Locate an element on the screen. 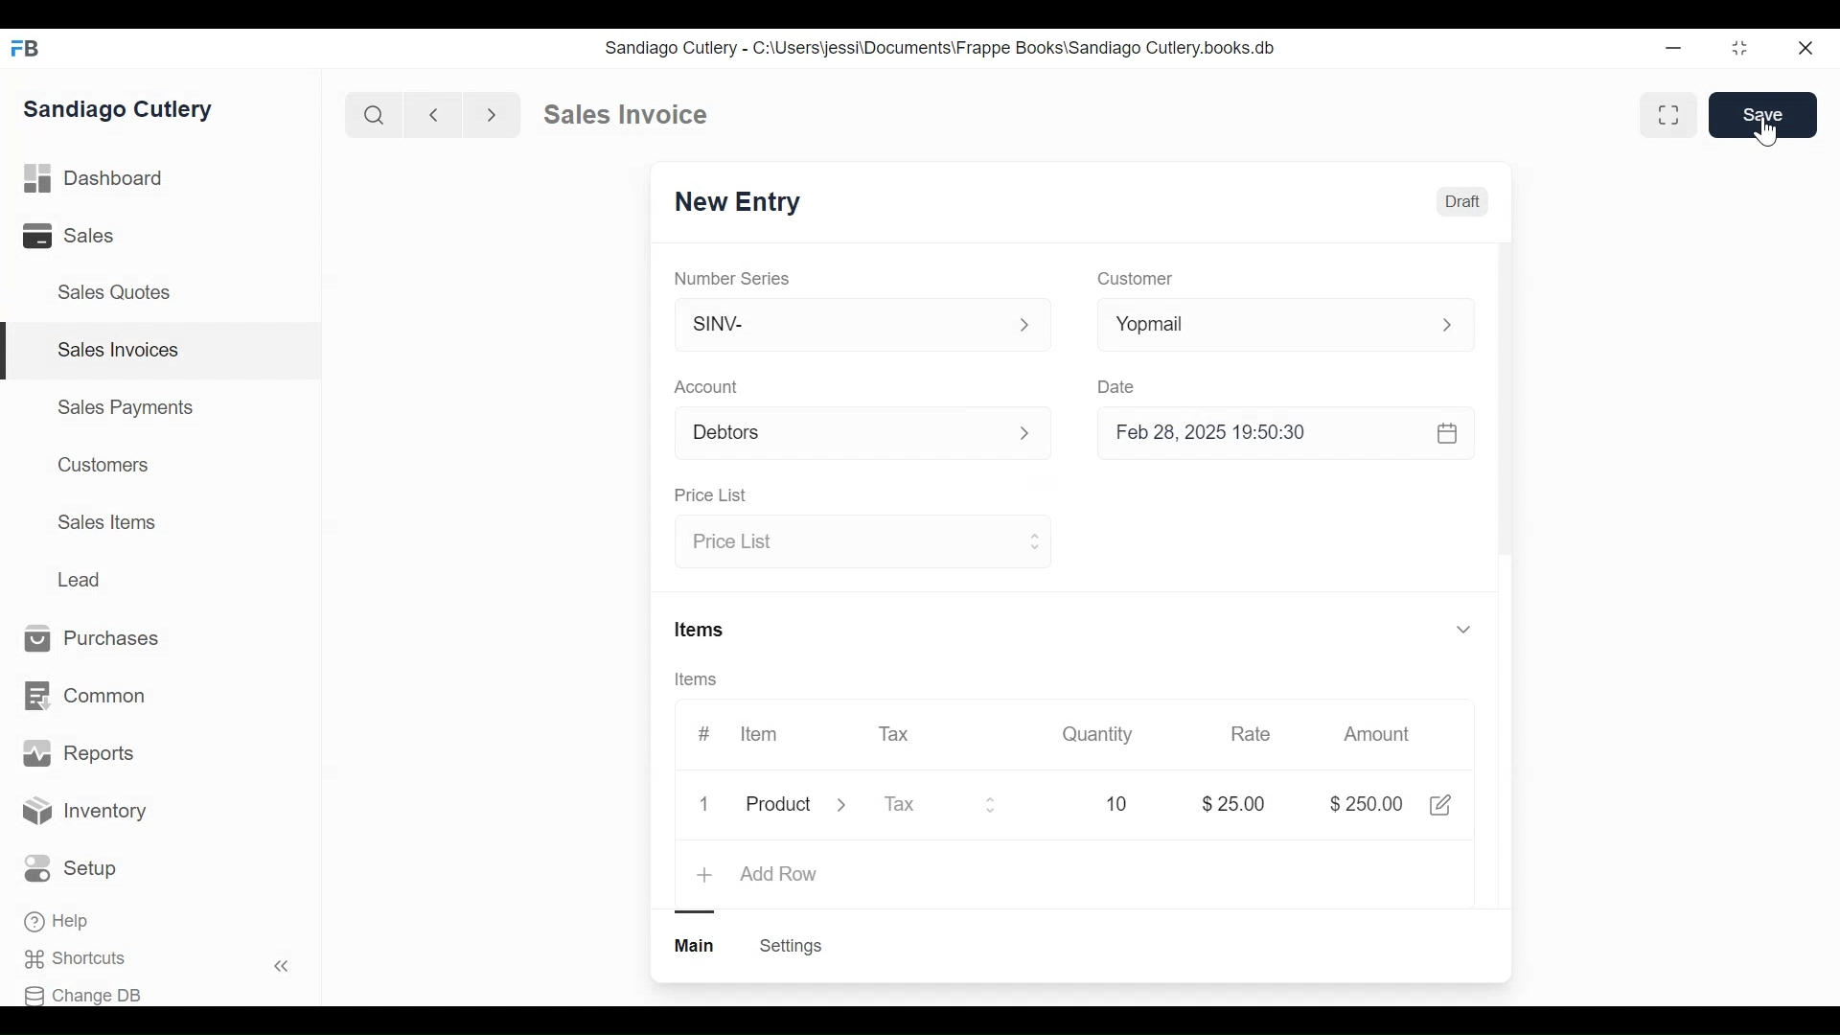 This screenshot has width=1840, height=1035. $25.00 is located at coordinates (1238, 801).